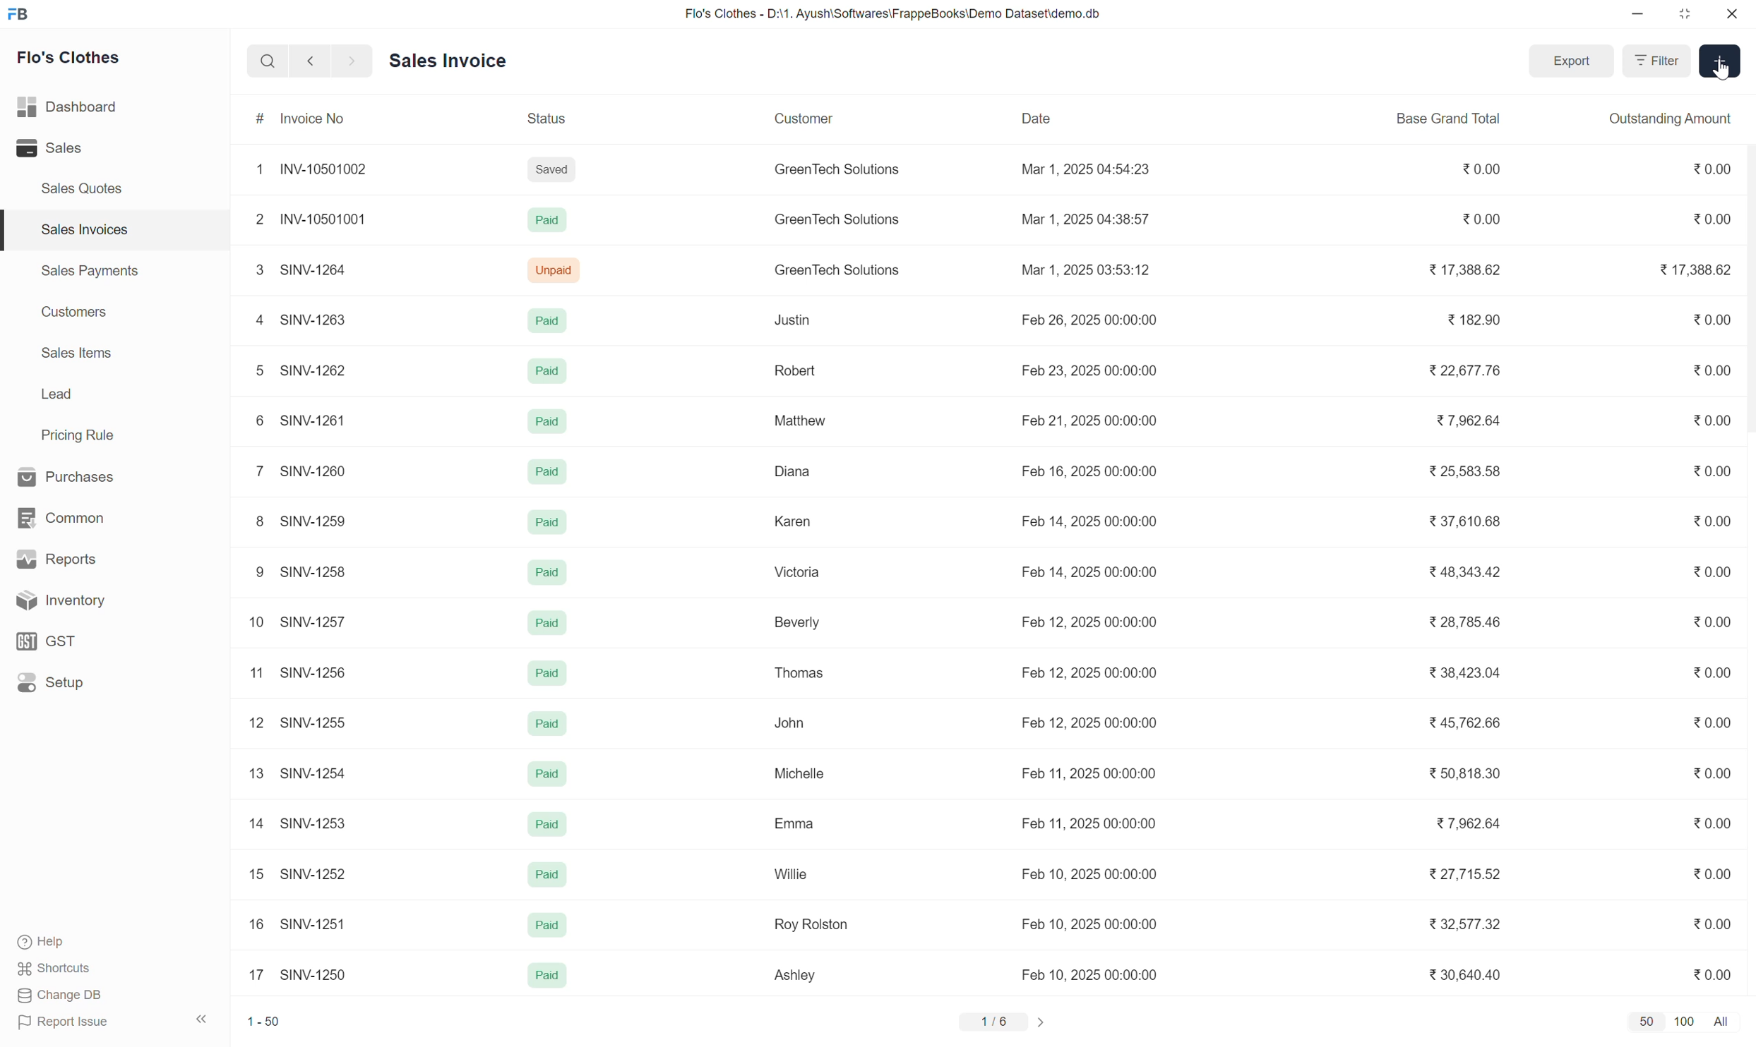 The image size is (1756, 1047). What do you see at coordinates (797, 472) in the screenshot?
I see `Diana` at bounding box center [797, 472].